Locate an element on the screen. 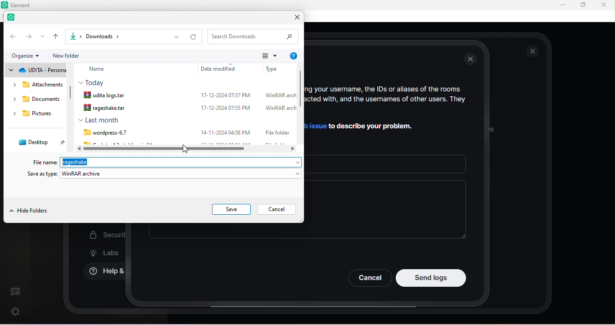  close is located at coordinates (533, 51).